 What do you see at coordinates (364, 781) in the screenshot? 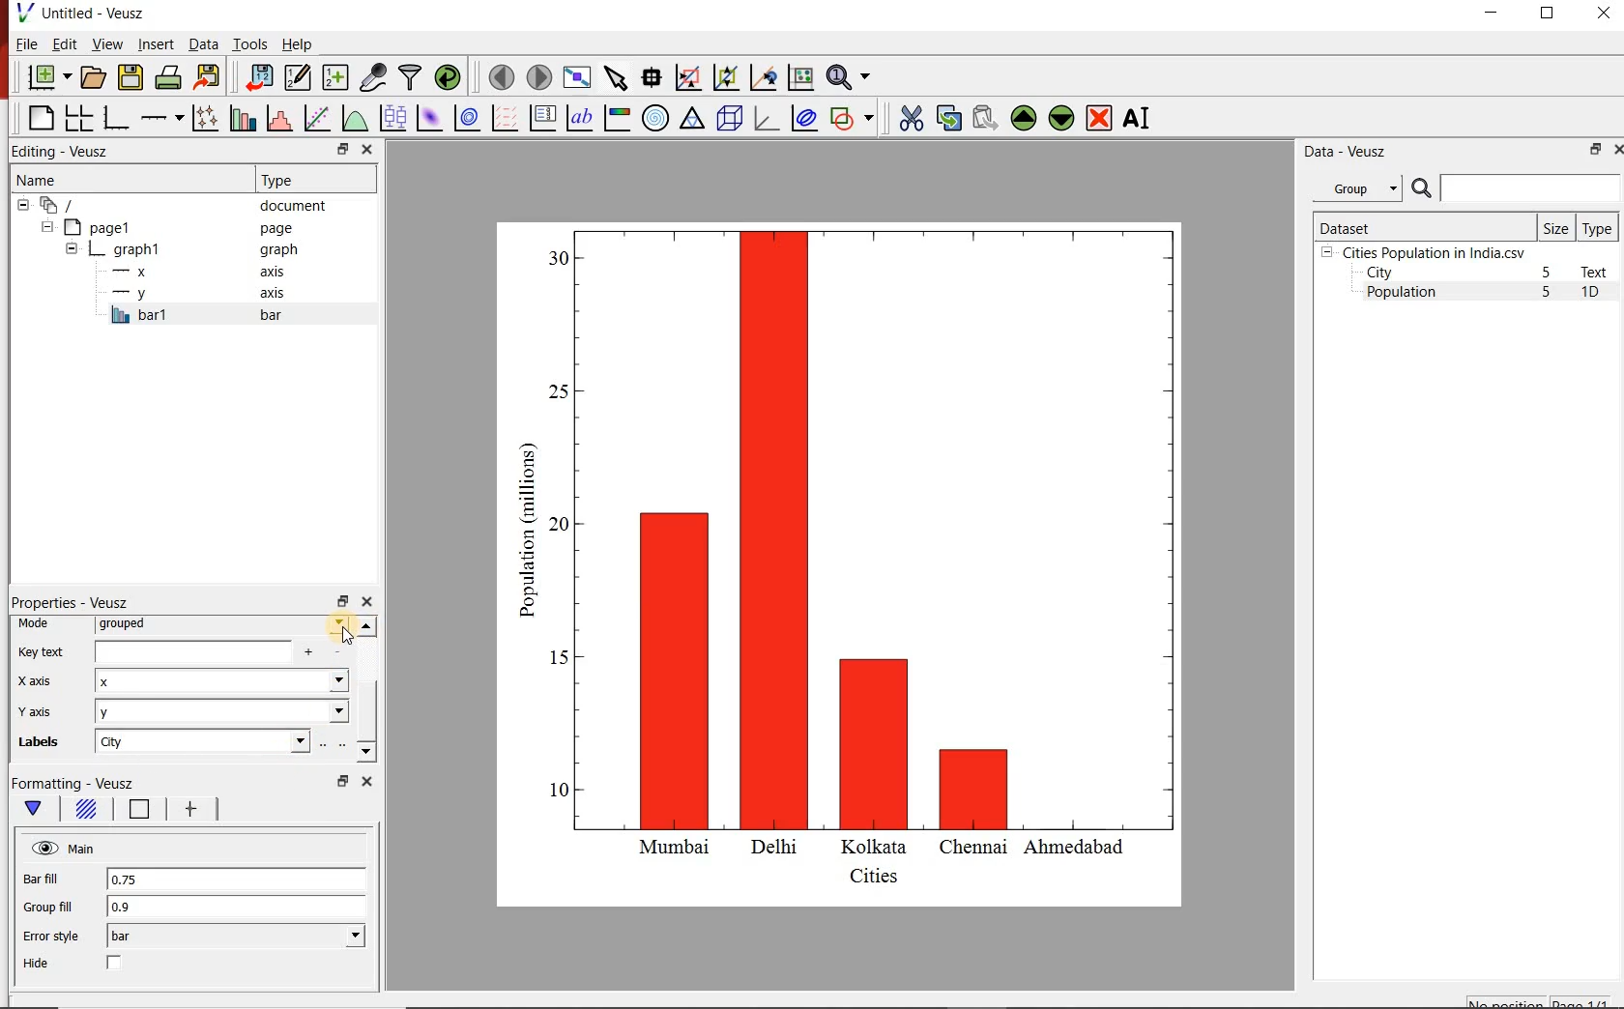
I see `close` at bounding box center [364, 781].